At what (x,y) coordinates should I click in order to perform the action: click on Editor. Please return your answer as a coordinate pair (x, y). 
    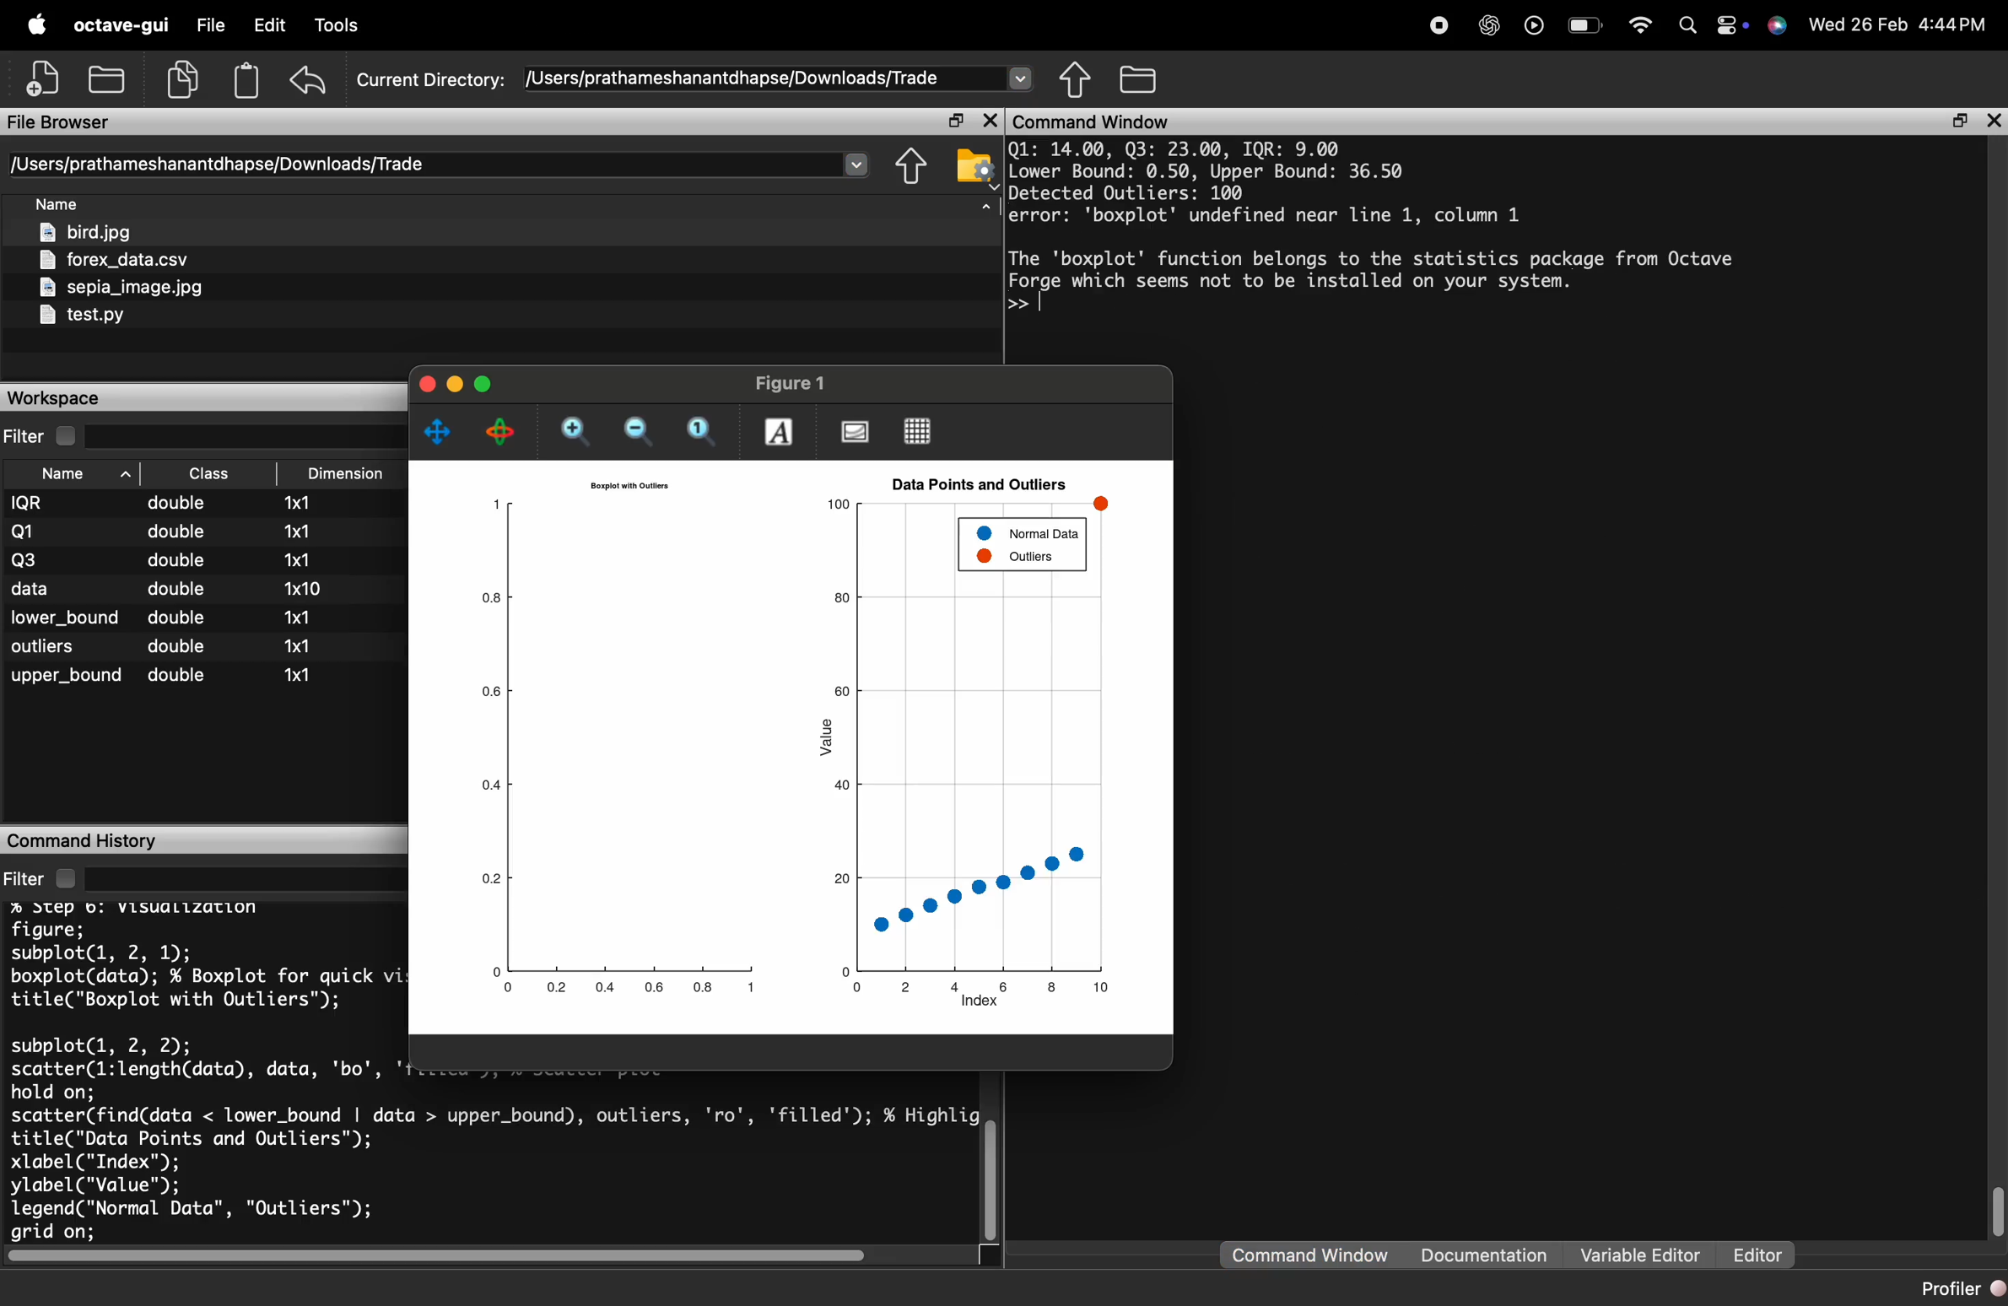
    Looking at the image, I should click on (1757, 1255).